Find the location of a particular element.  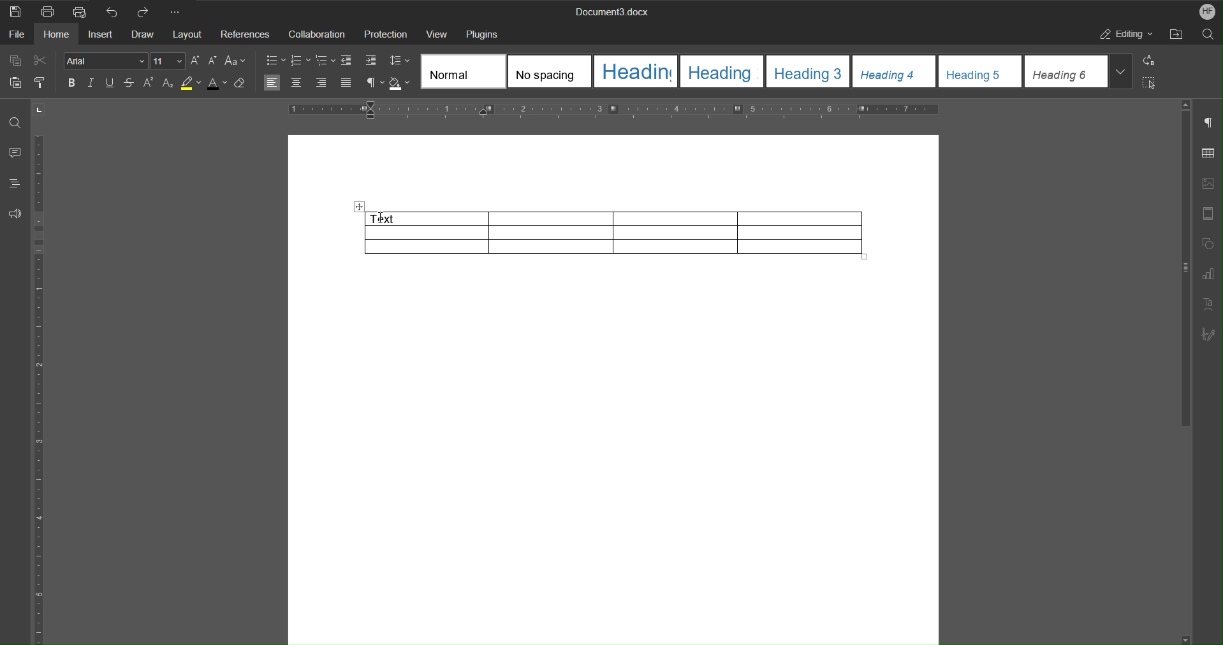

More styles is located at coordinates (1122, 71).